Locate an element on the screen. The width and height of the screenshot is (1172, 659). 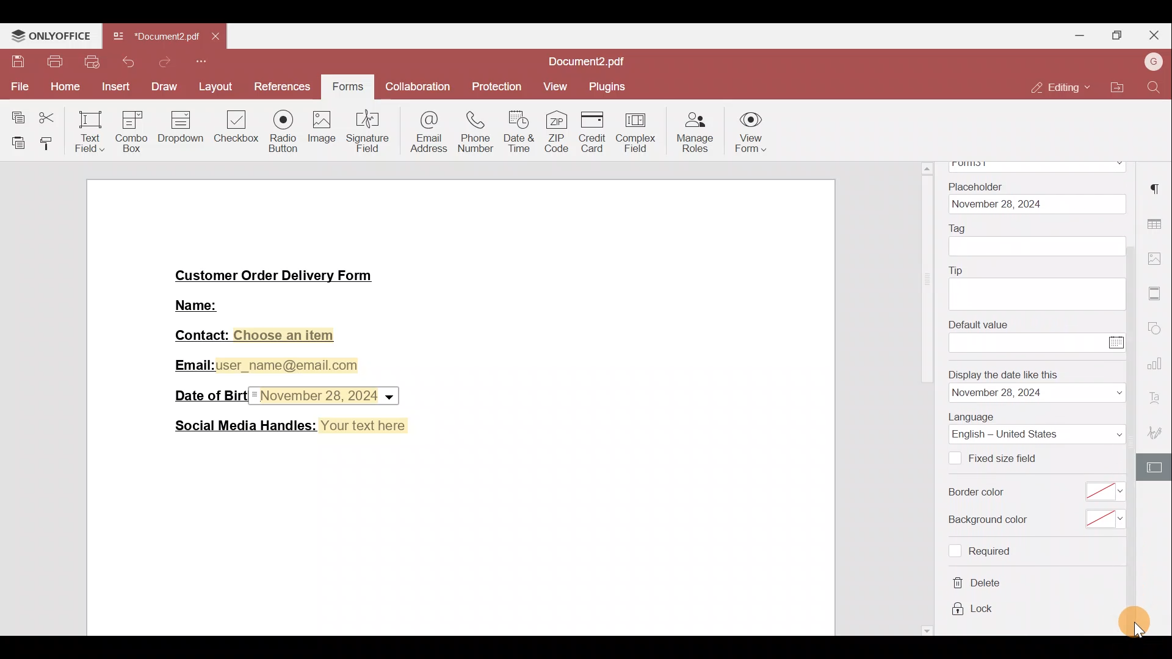
scrollbar is located at coordinates (928, 399).